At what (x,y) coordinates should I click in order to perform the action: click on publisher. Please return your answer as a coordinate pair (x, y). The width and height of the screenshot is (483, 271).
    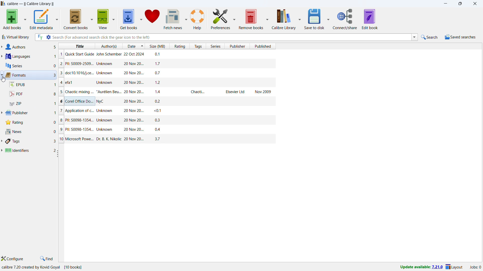
    Looking at the image, I should click on (32, 113).